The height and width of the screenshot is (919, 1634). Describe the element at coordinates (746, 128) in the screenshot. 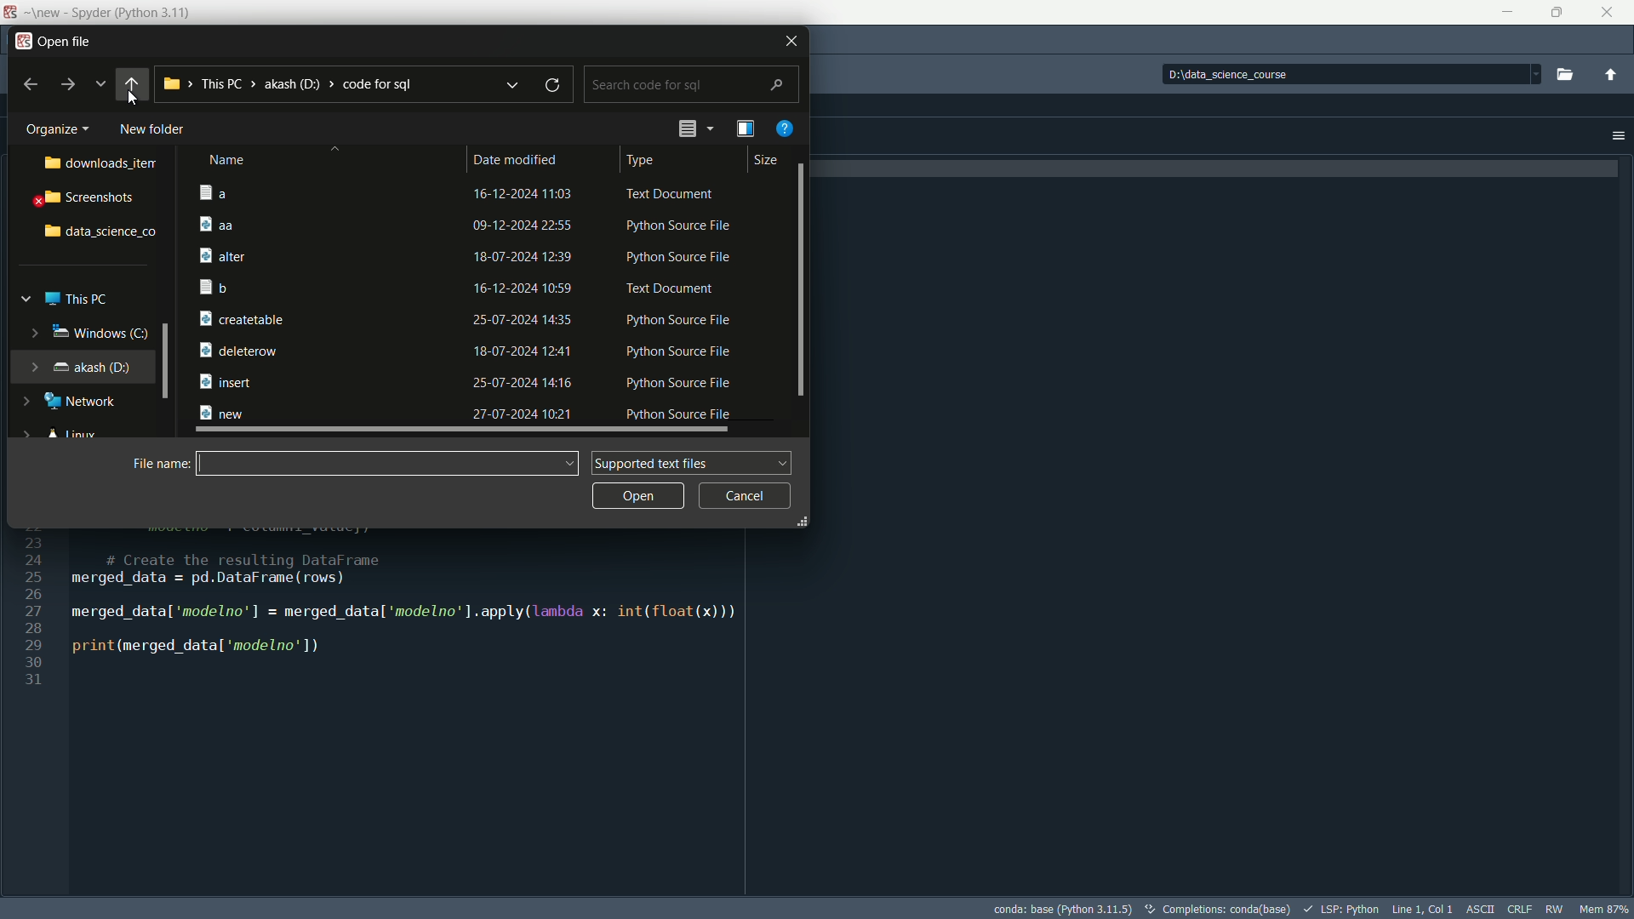

I see `preview pane` at that location.